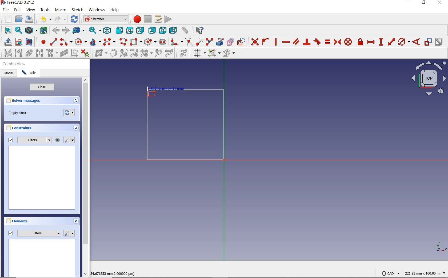  I want to click on elements, so click(27, 222).